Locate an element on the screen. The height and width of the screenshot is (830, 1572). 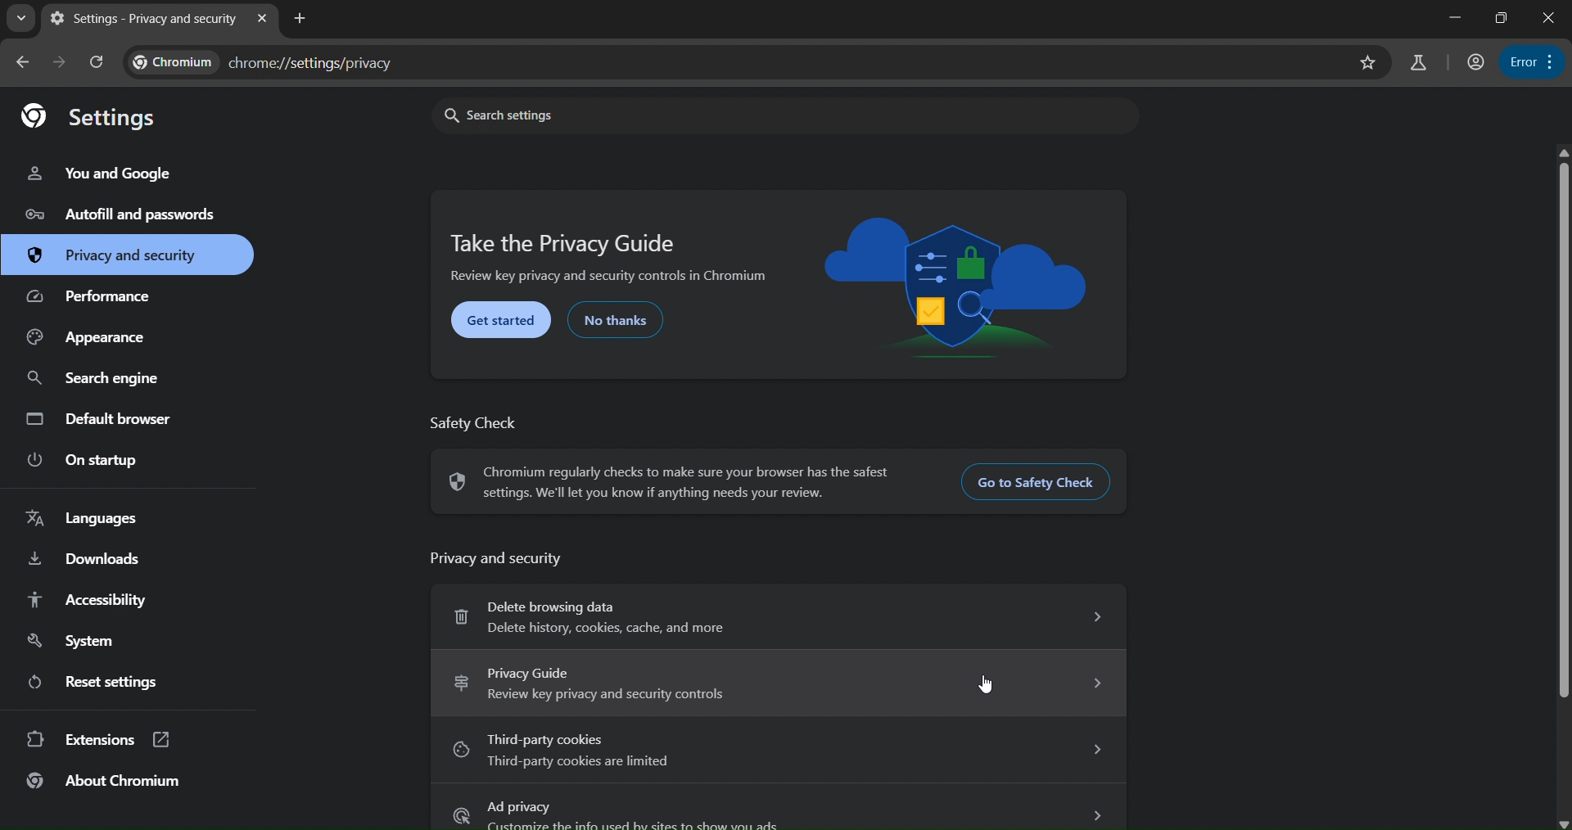
go forward one page is located at coordinates (61, 61).